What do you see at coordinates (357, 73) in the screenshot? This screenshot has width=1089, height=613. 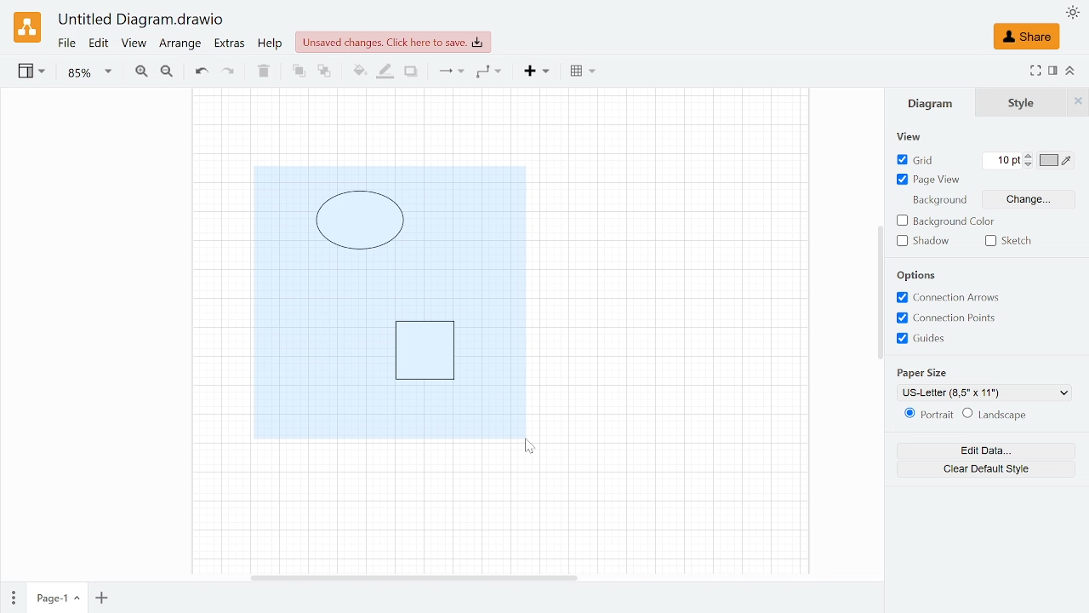 I see `Fill color` at bounding box center [357, 73].